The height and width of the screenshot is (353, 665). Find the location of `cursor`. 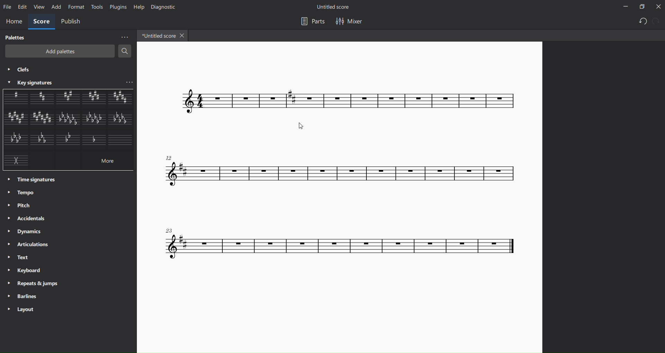

cursor is located at coordinates (301, 125).